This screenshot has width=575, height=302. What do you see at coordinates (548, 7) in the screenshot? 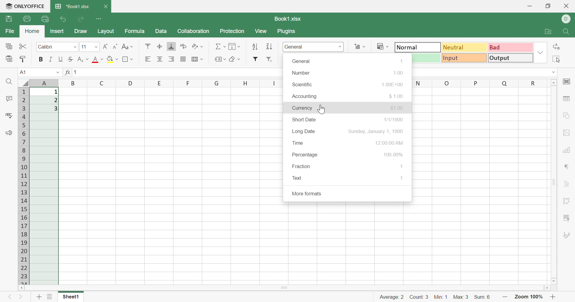
I see `Restore down` at bounding box center [548, 7].